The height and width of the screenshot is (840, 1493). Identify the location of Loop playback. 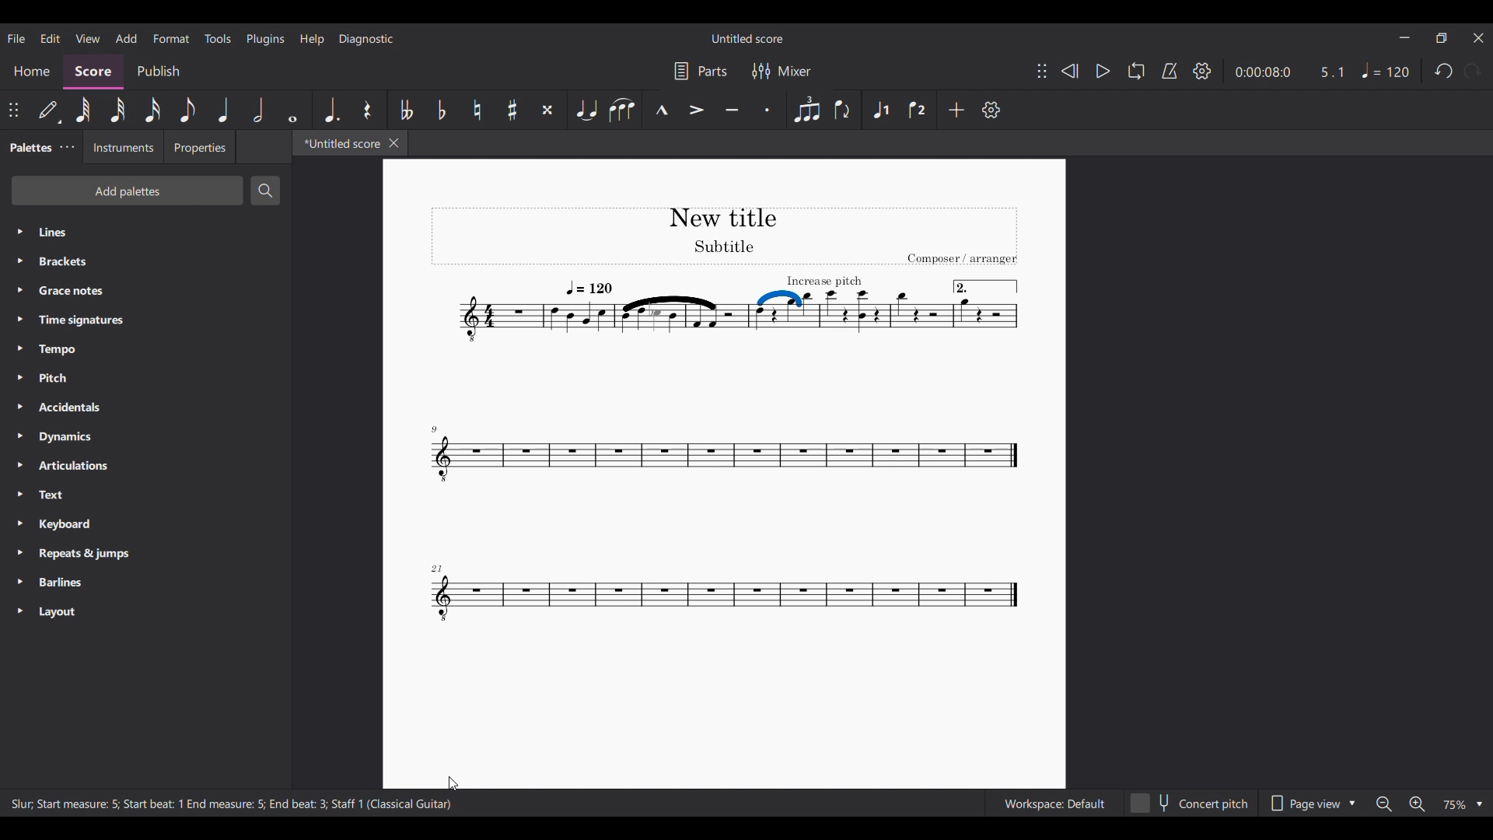
(1136, 71).